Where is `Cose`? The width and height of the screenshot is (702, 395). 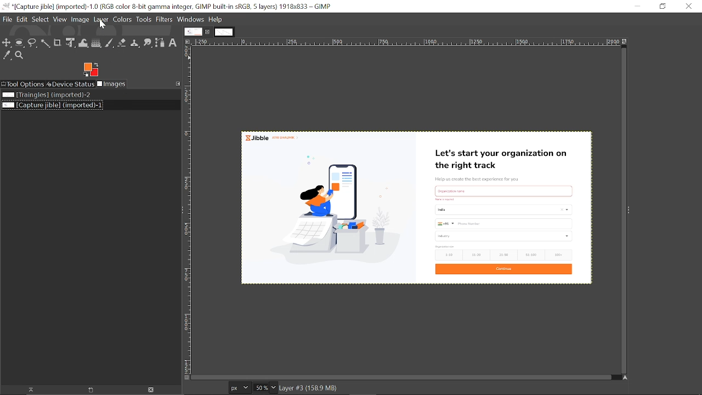 Cose is located at coordinates (688, 6).